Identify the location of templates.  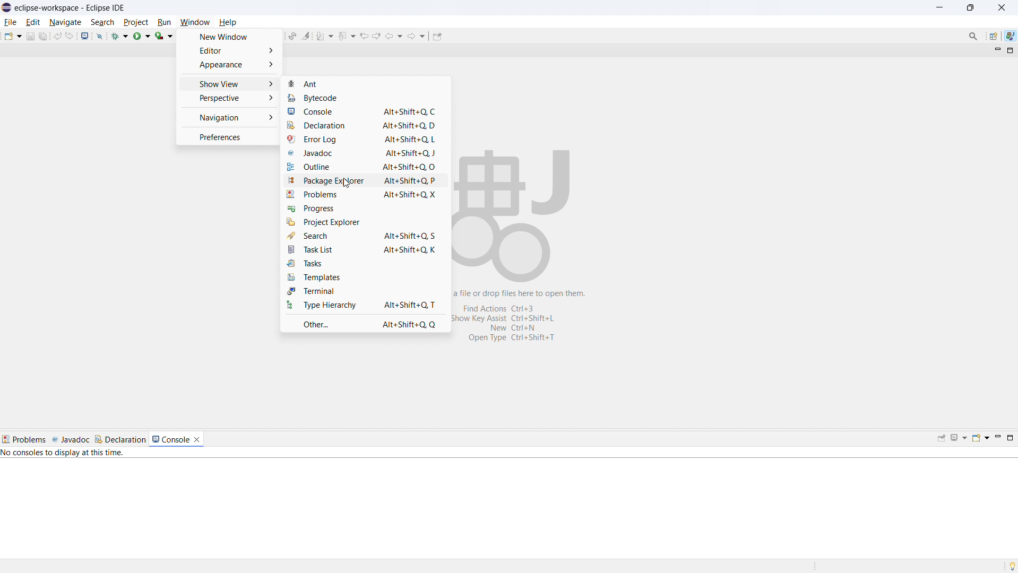
(365, 276).